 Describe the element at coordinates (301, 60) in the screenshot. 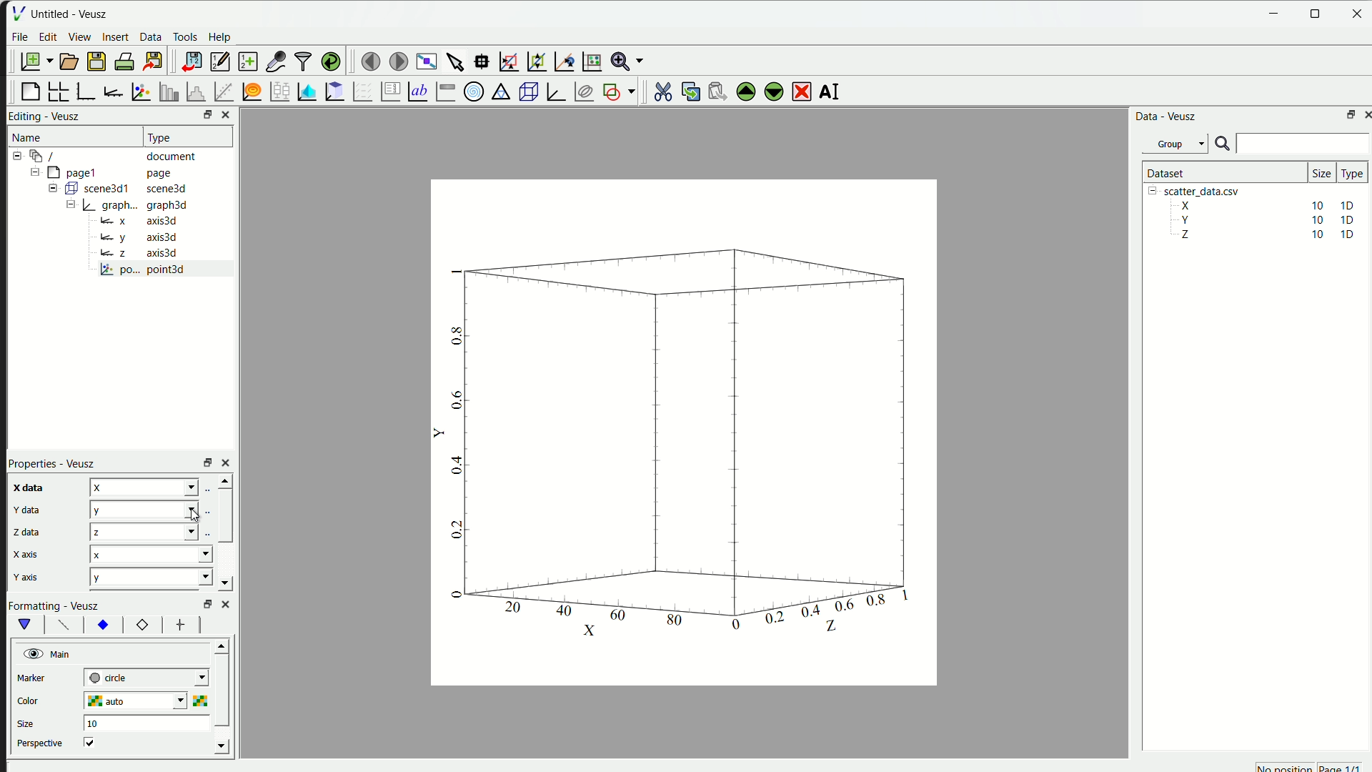

I see `filter data` at that location.